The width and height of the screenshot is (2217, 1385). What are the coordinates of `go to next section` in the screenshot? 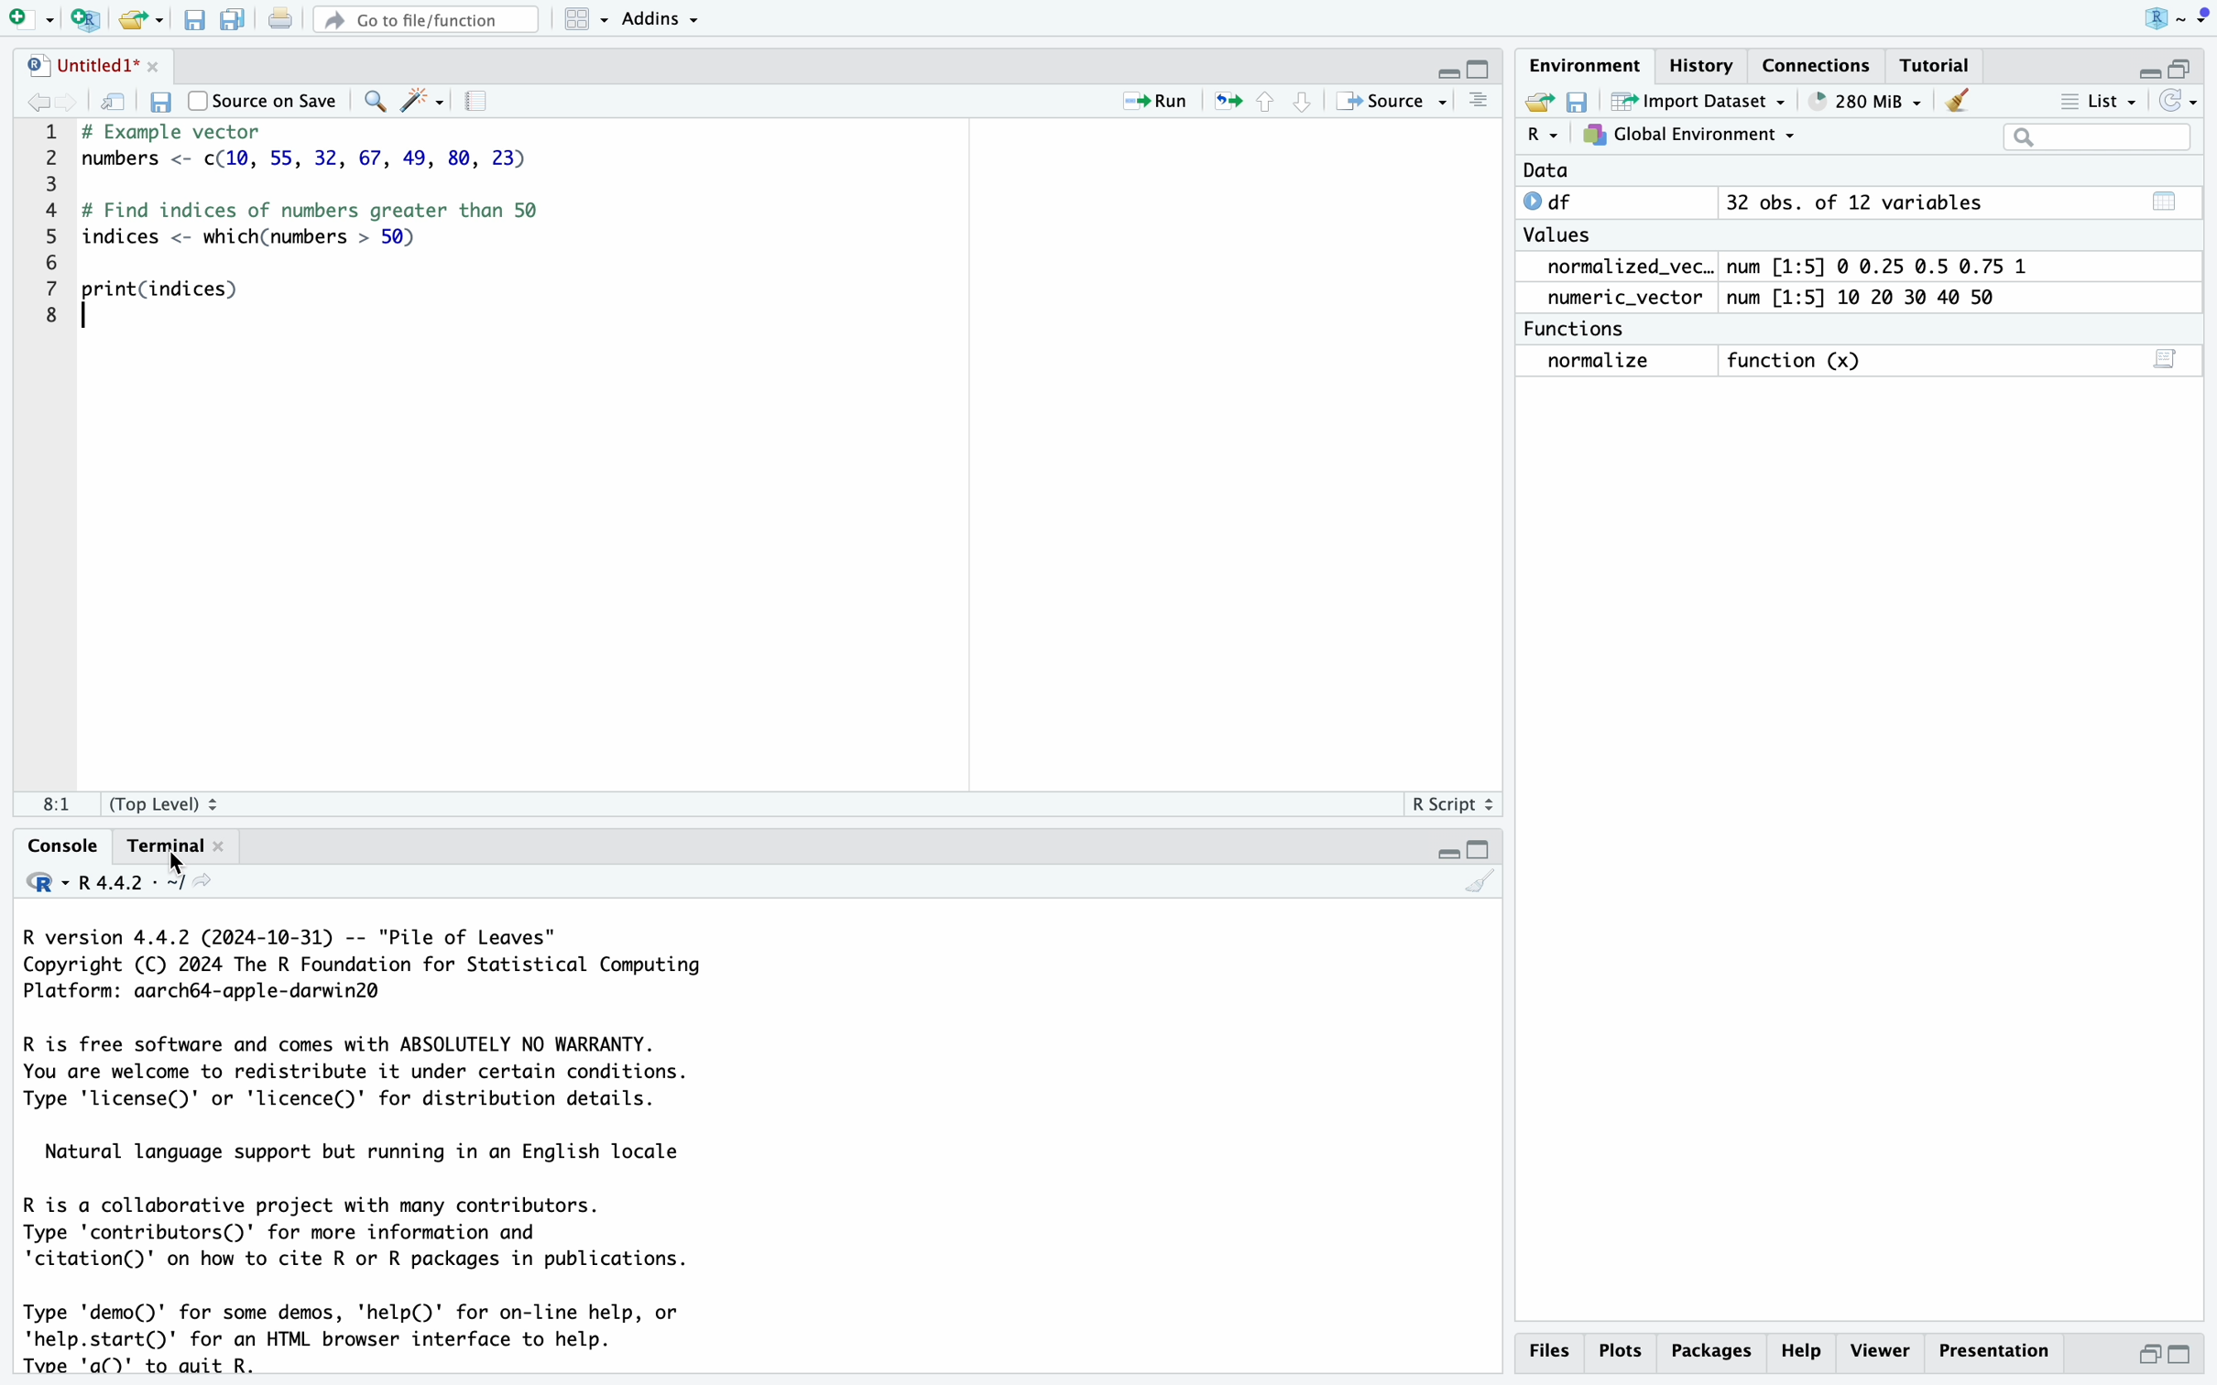 It's located at (1303, 101).